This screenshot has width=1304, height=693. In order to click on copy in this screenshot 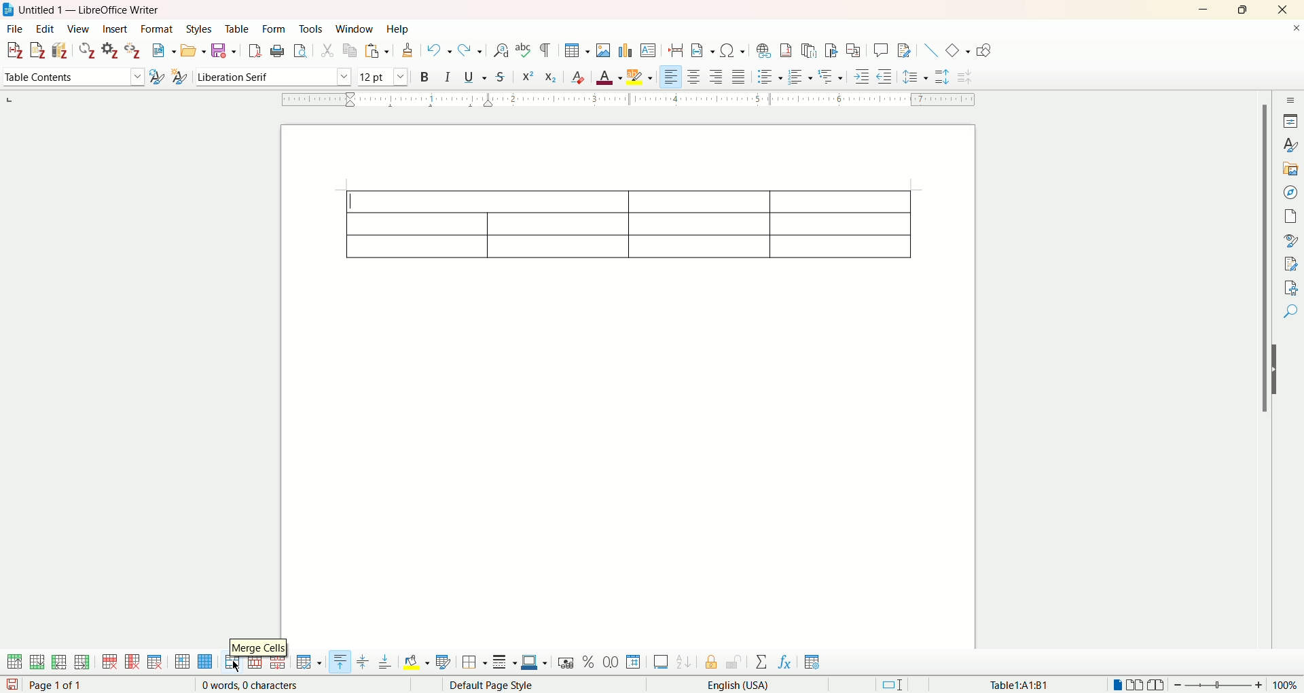, I will do `click(352, 51)`.